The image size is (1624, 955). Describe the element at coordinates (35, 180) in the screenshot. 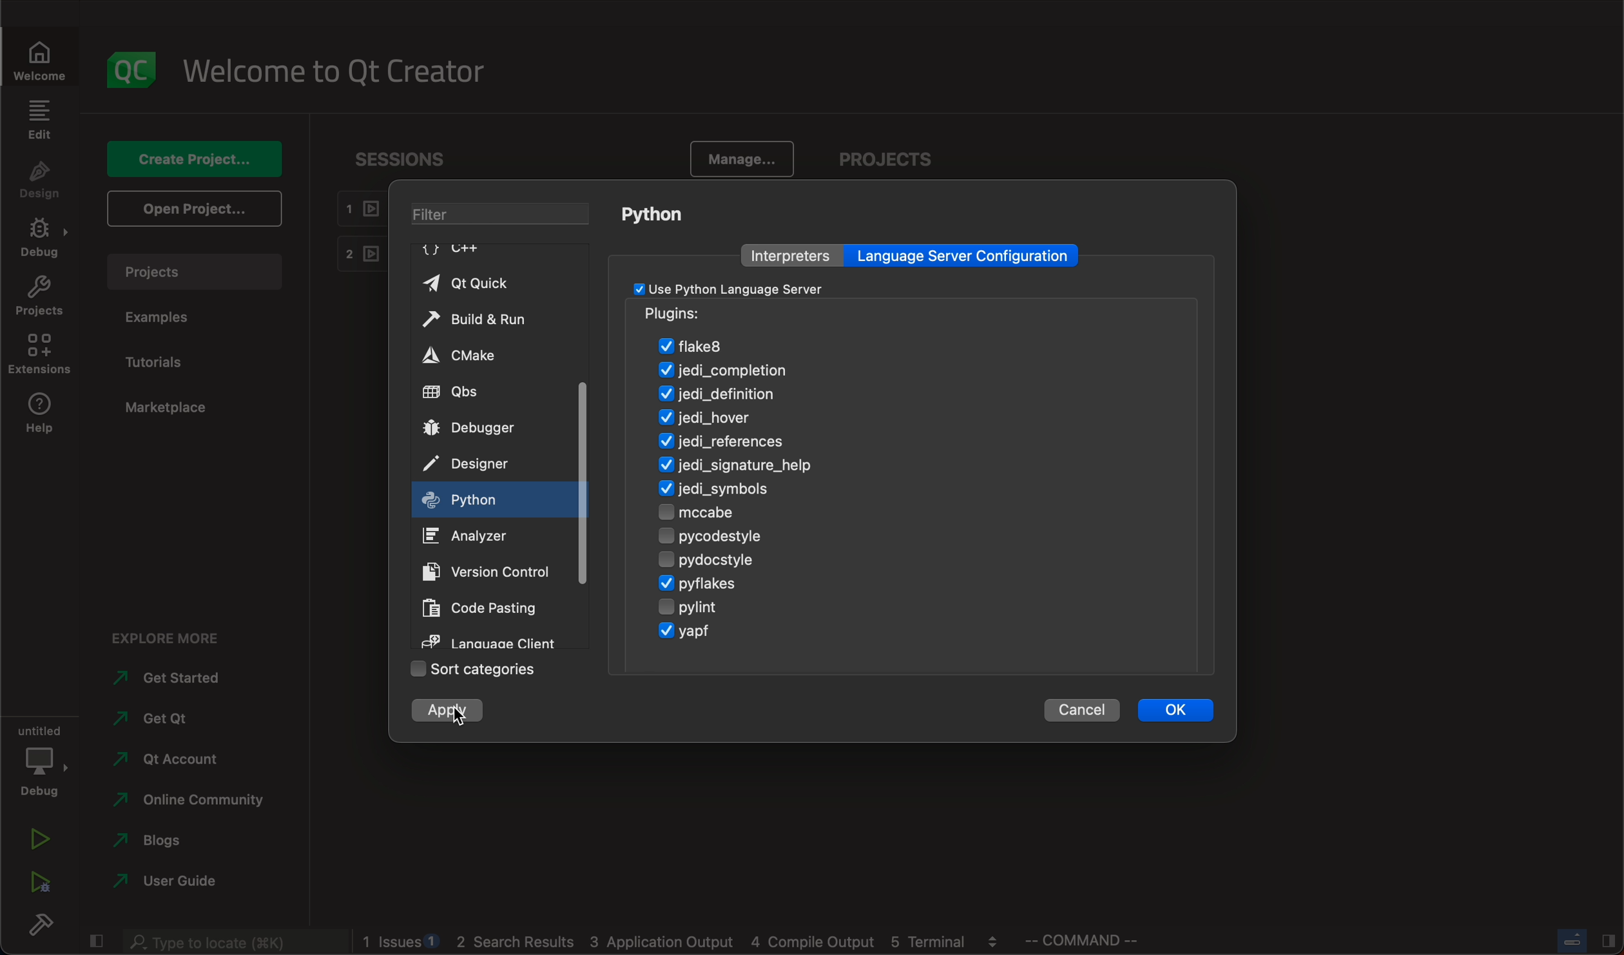

I see `design` at that location.